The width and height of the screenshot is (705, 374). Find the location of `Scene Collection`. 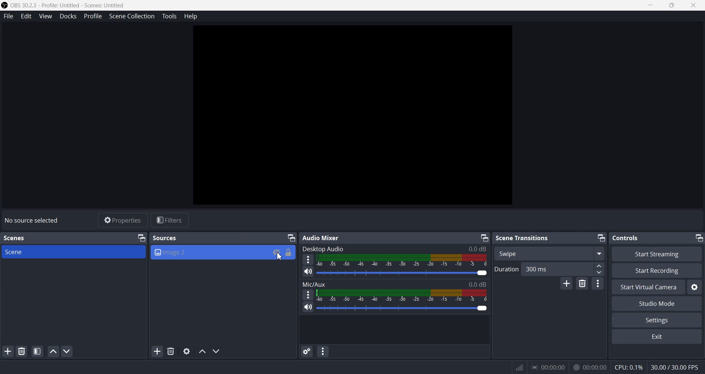

Scene Collection is located at coordinates (131, 16).